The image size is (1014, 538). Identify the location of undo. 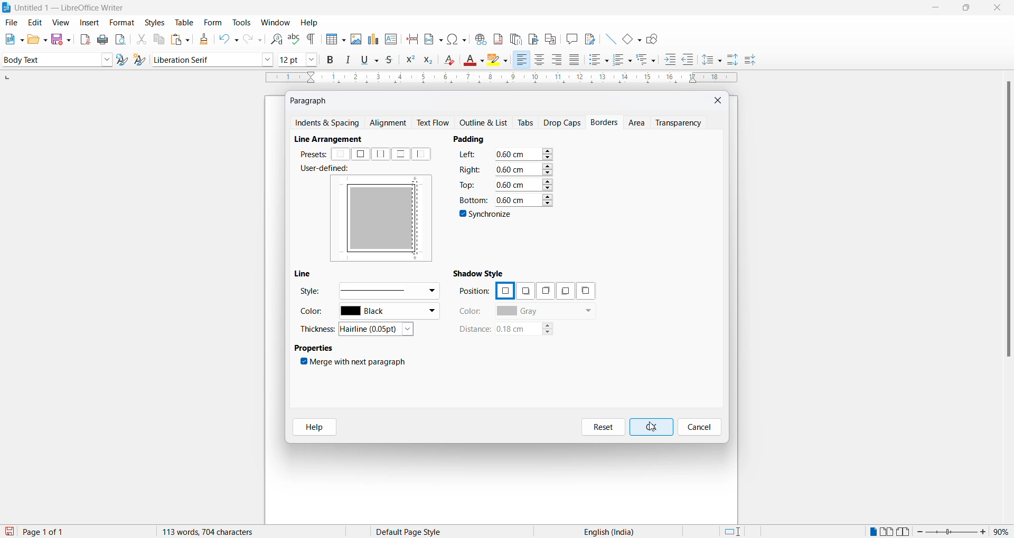
(227, 39).